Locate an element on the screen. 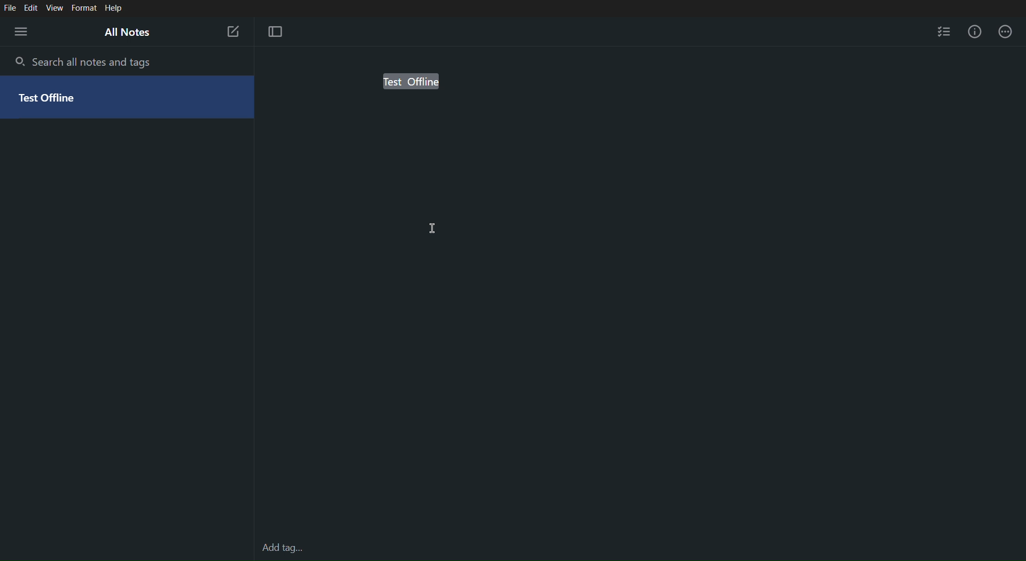 This screenshot has width=1026, height=561. Edit is located at coordinates (32, 7).